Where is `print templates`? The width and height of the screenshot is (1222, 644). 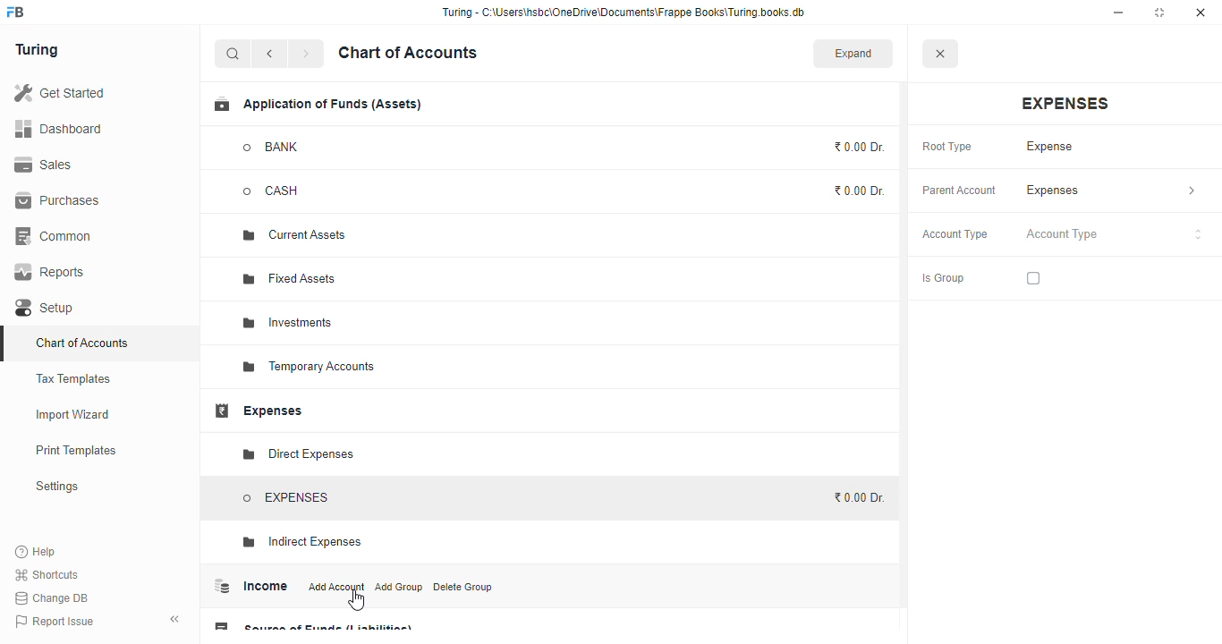 print templates is located at coordinates (76, 450).